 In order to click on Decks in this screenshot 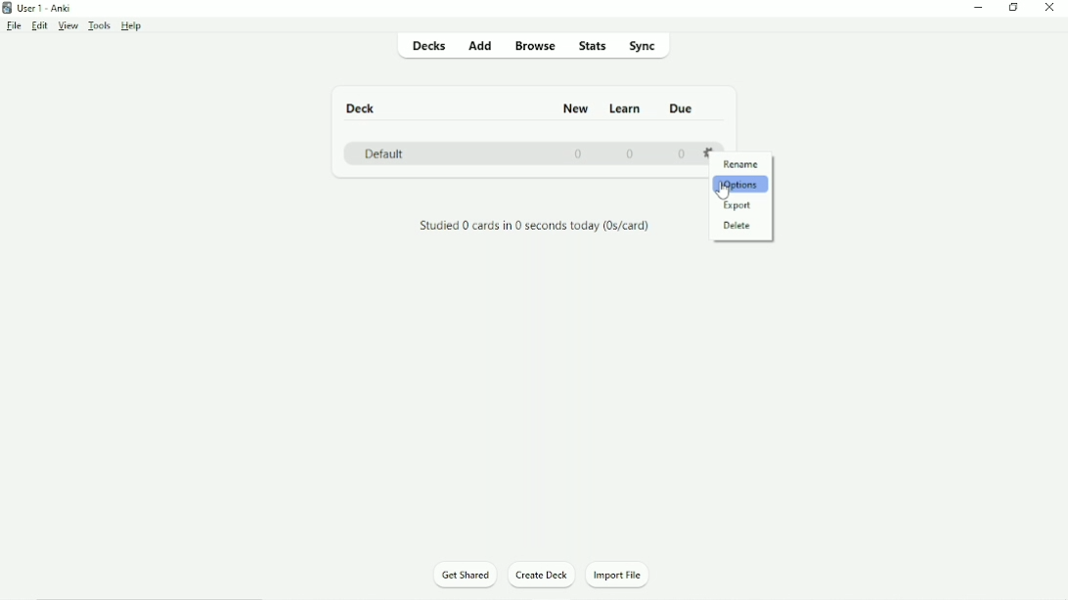, I will do `click(426, 46)`.